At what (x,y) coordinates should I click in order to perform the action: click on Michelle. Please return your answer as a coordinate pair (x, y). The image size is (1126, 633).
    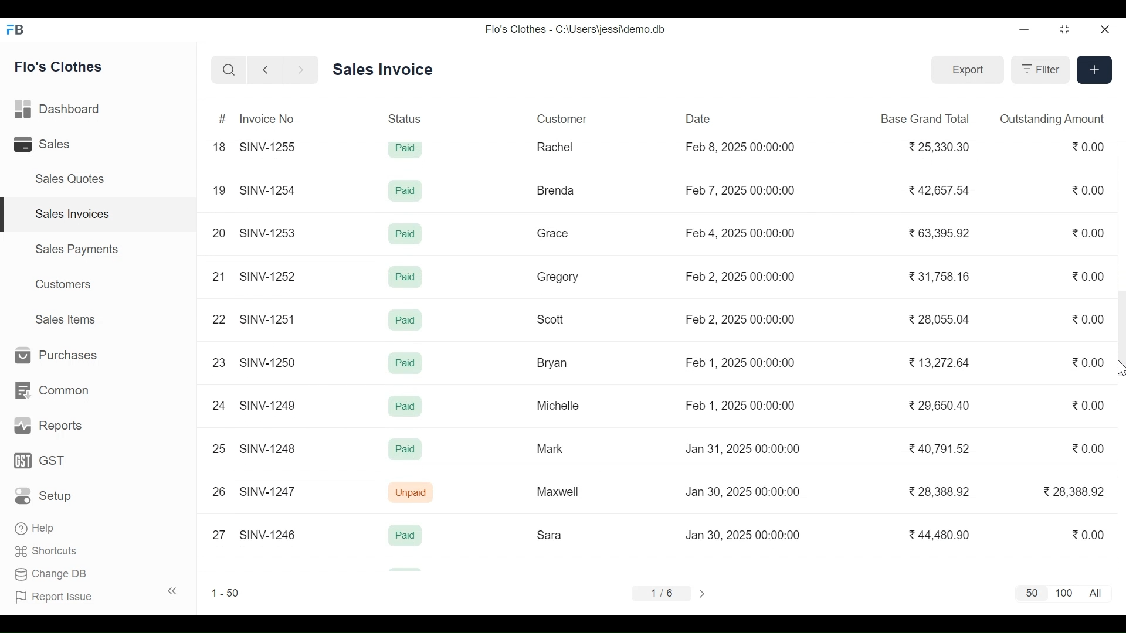
    Looking at the image, I should click on (558, 405).